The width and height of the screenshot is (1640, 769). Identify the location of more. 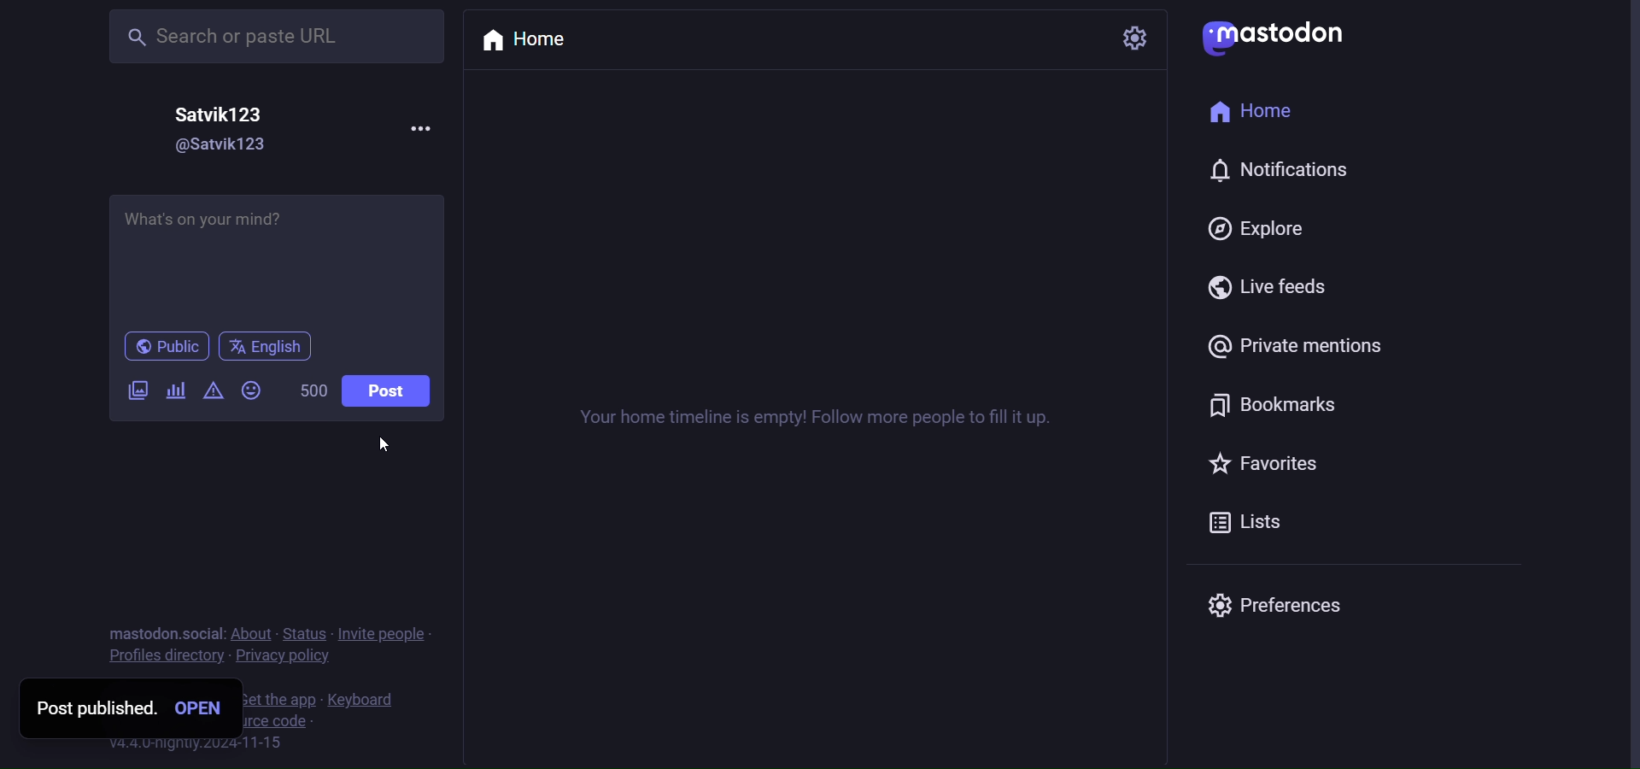
(411, 126).